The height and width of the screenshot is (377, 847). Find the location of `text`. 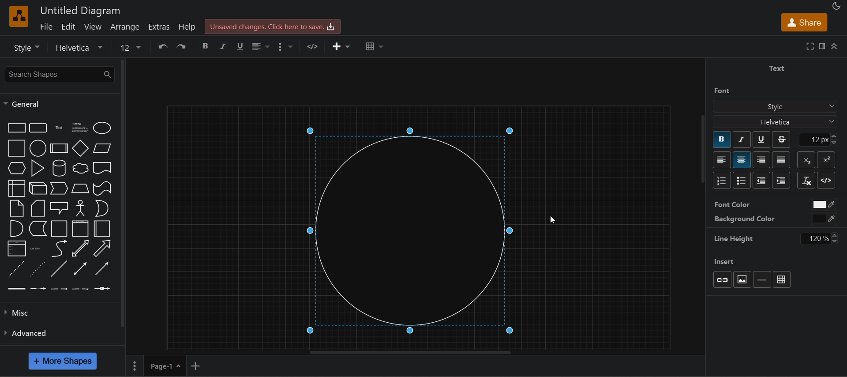

text is located at coordinates (774, 69).